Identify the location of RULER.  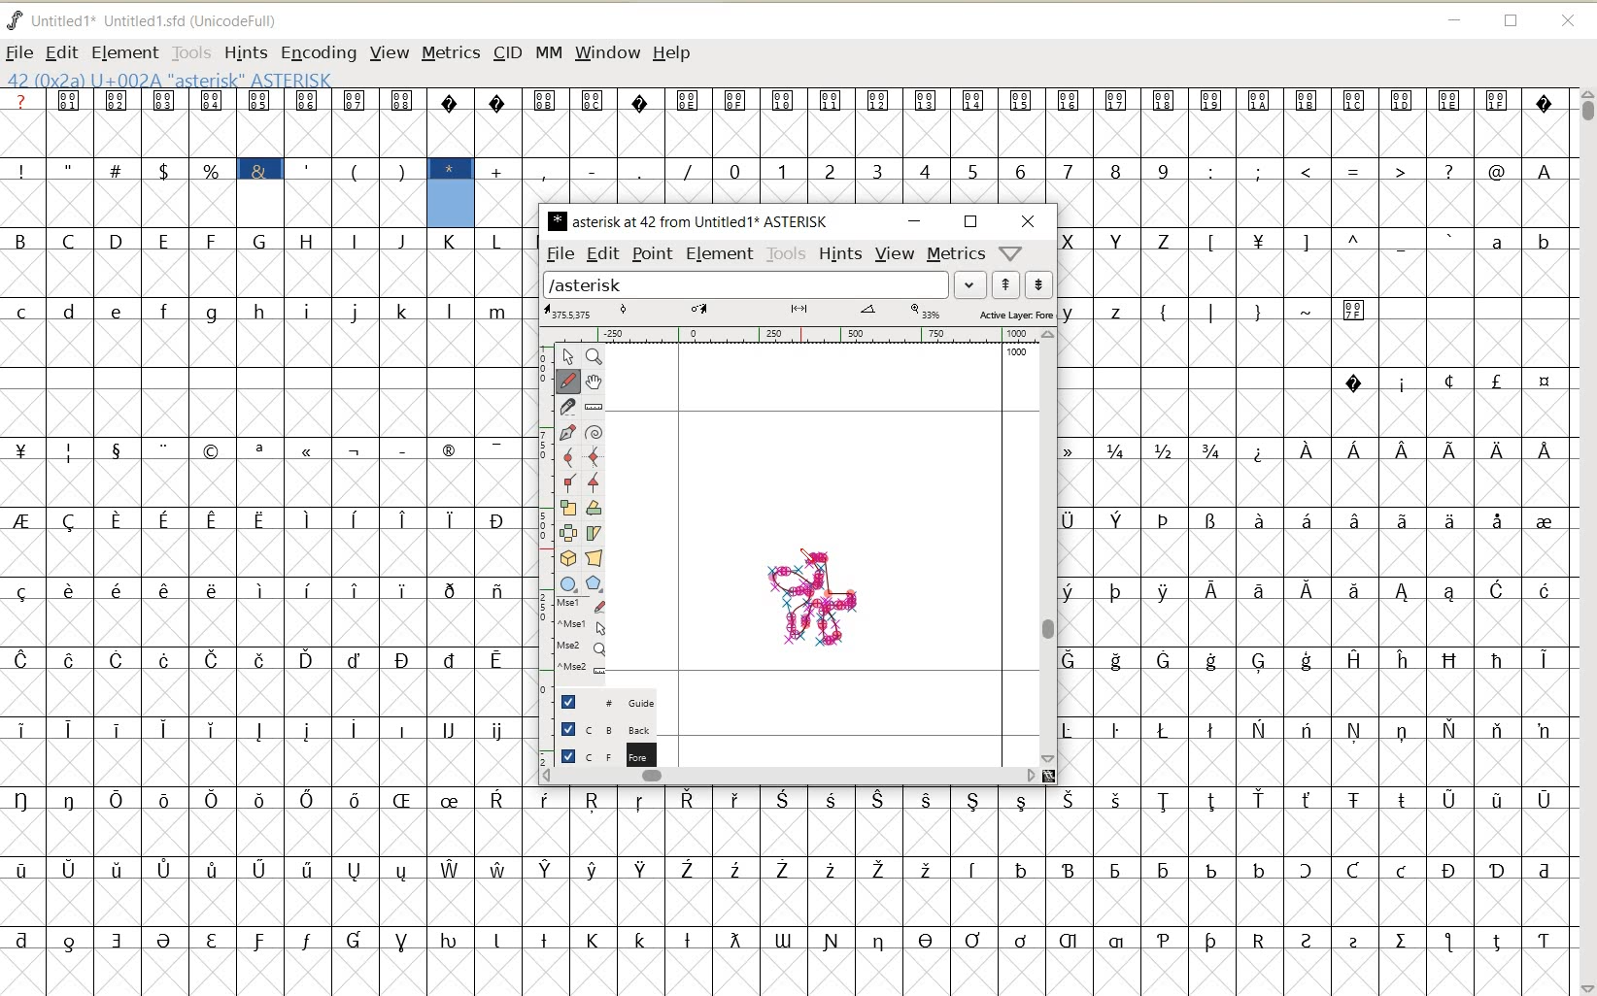
(790, 334).